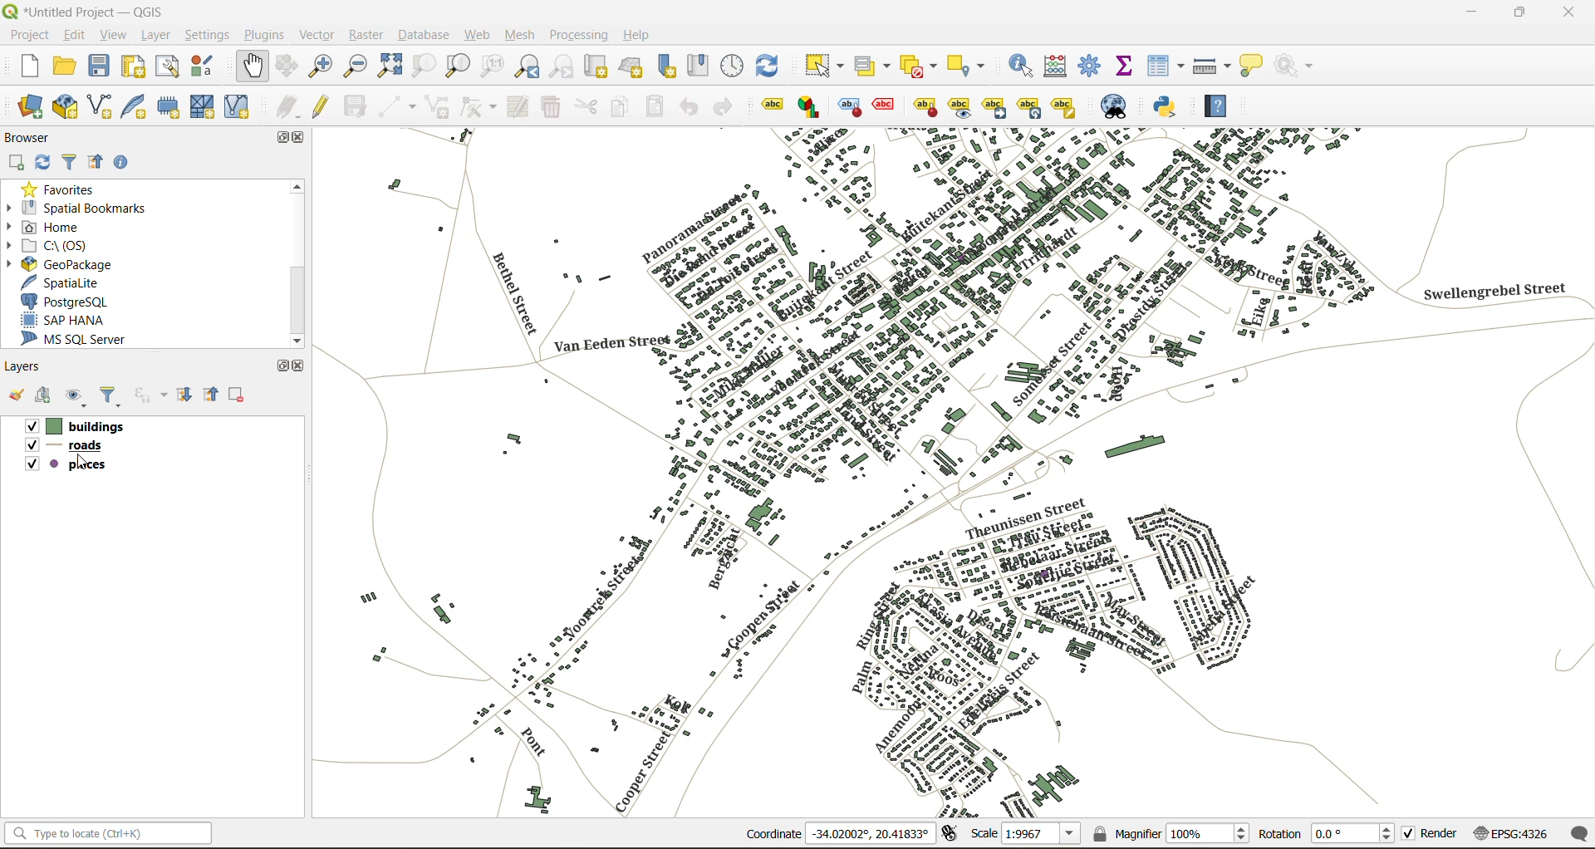 Image resolution: width=1595 pixels, height=849 pixels. What do you see at coordinates (1063, 107) in the screenshot?
I see `change label properties` at bounding box center [1063, 107].